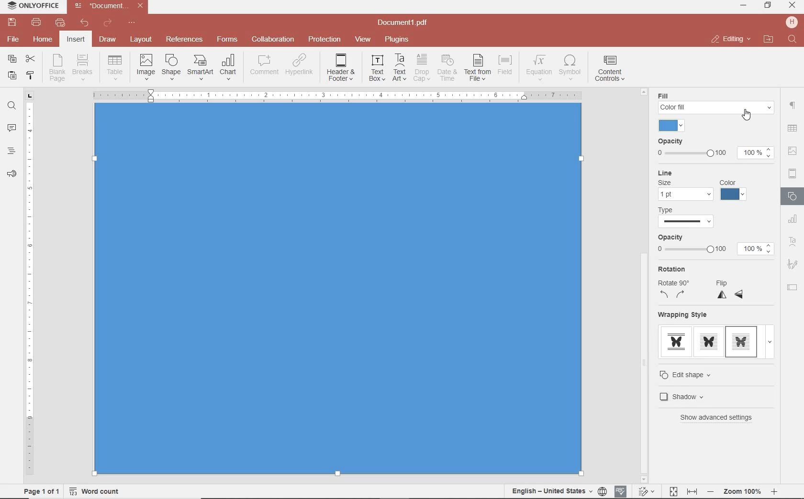 The width and height of the screenshot is (804, 499). What do you see at coordinates (265, 65) in the screenshot?
I see `COMMENT` at bounding box center [265, 65].